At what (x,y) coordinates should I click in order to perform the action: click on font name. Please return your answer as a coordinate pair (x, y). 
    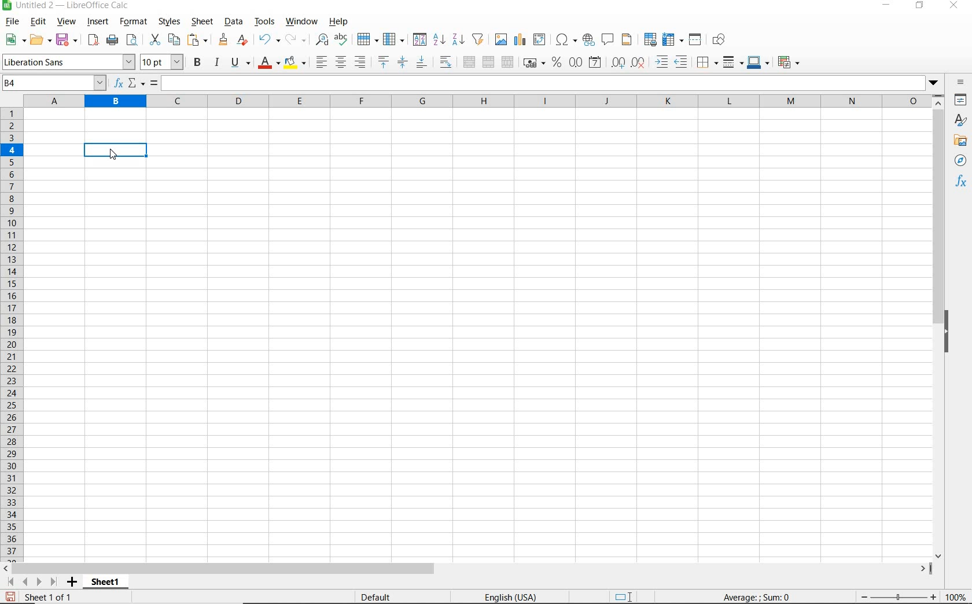
    Looking at the image, I should click on (69, 62).